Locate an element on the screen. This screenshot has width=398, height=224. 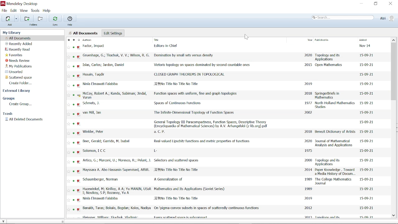
Profile is located at coordinates (386, 18).